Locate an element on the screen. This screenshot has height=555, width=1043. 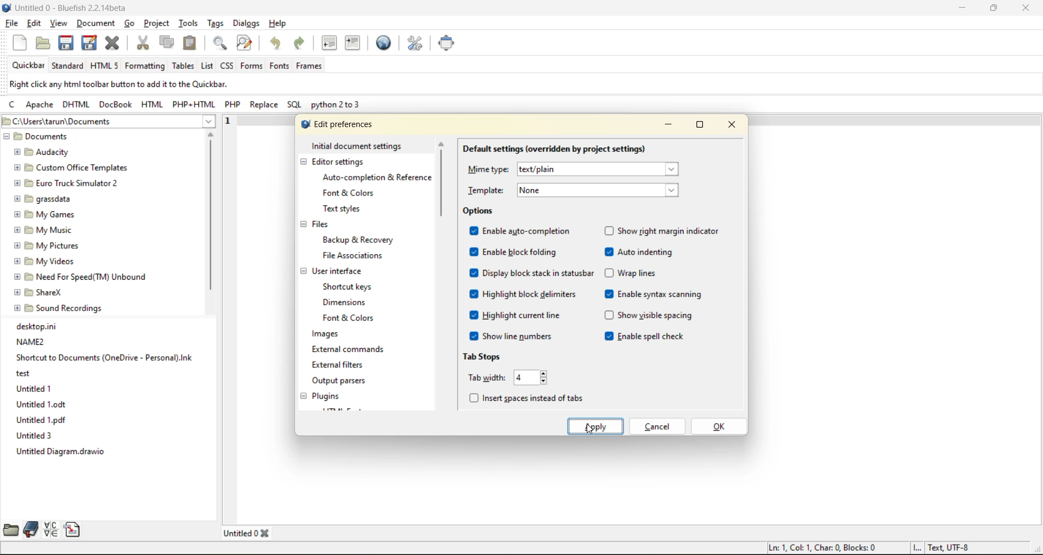
help is located at coordinates (278, 23).